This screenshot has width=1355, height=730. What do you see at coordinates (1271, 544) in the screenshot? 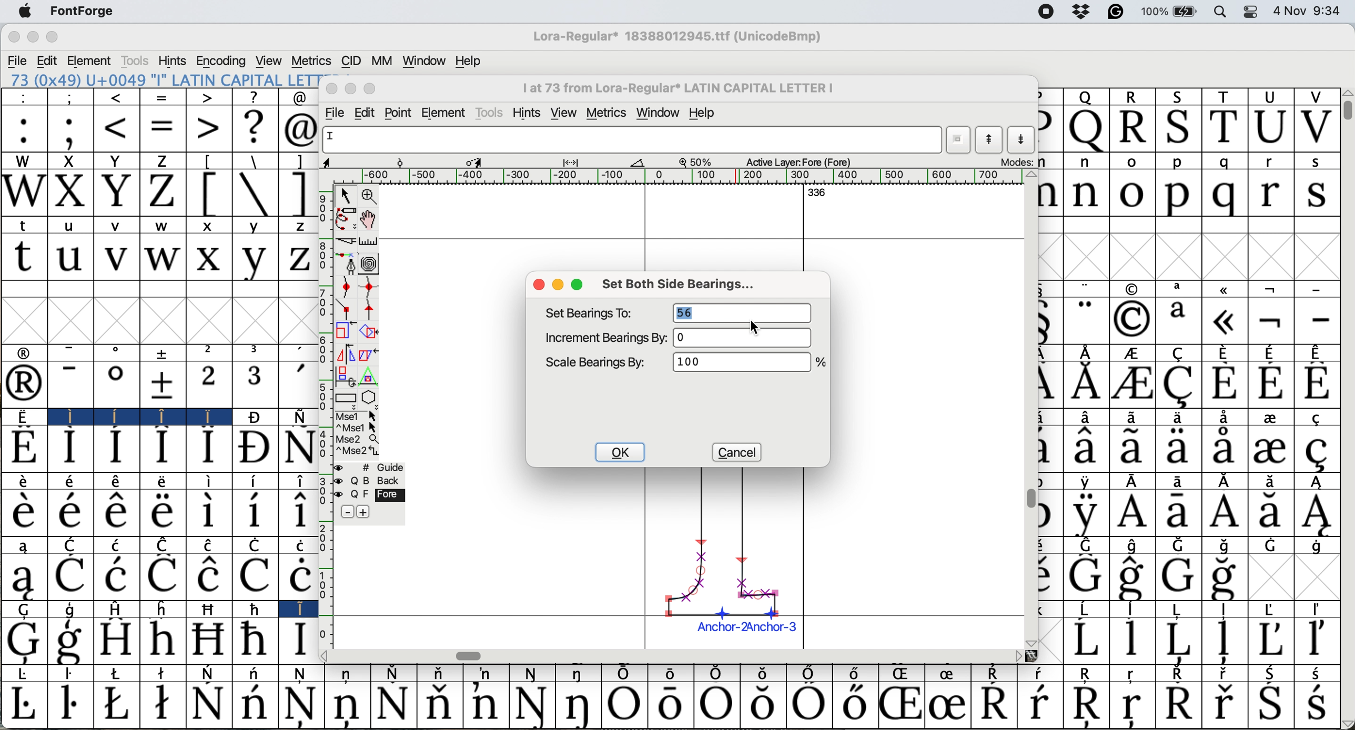
I see `` at bounding box center [1271, 544].